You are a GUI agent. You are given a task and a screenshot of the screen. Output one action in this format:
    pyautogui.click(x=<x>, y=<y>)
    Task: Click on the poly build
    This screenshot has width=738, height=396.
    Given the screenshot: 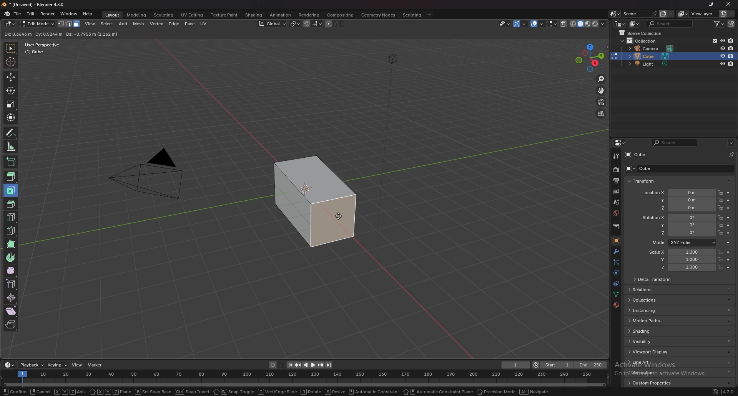 What is the action you would take?
    pyautogui.click(x=12, y=244)
    